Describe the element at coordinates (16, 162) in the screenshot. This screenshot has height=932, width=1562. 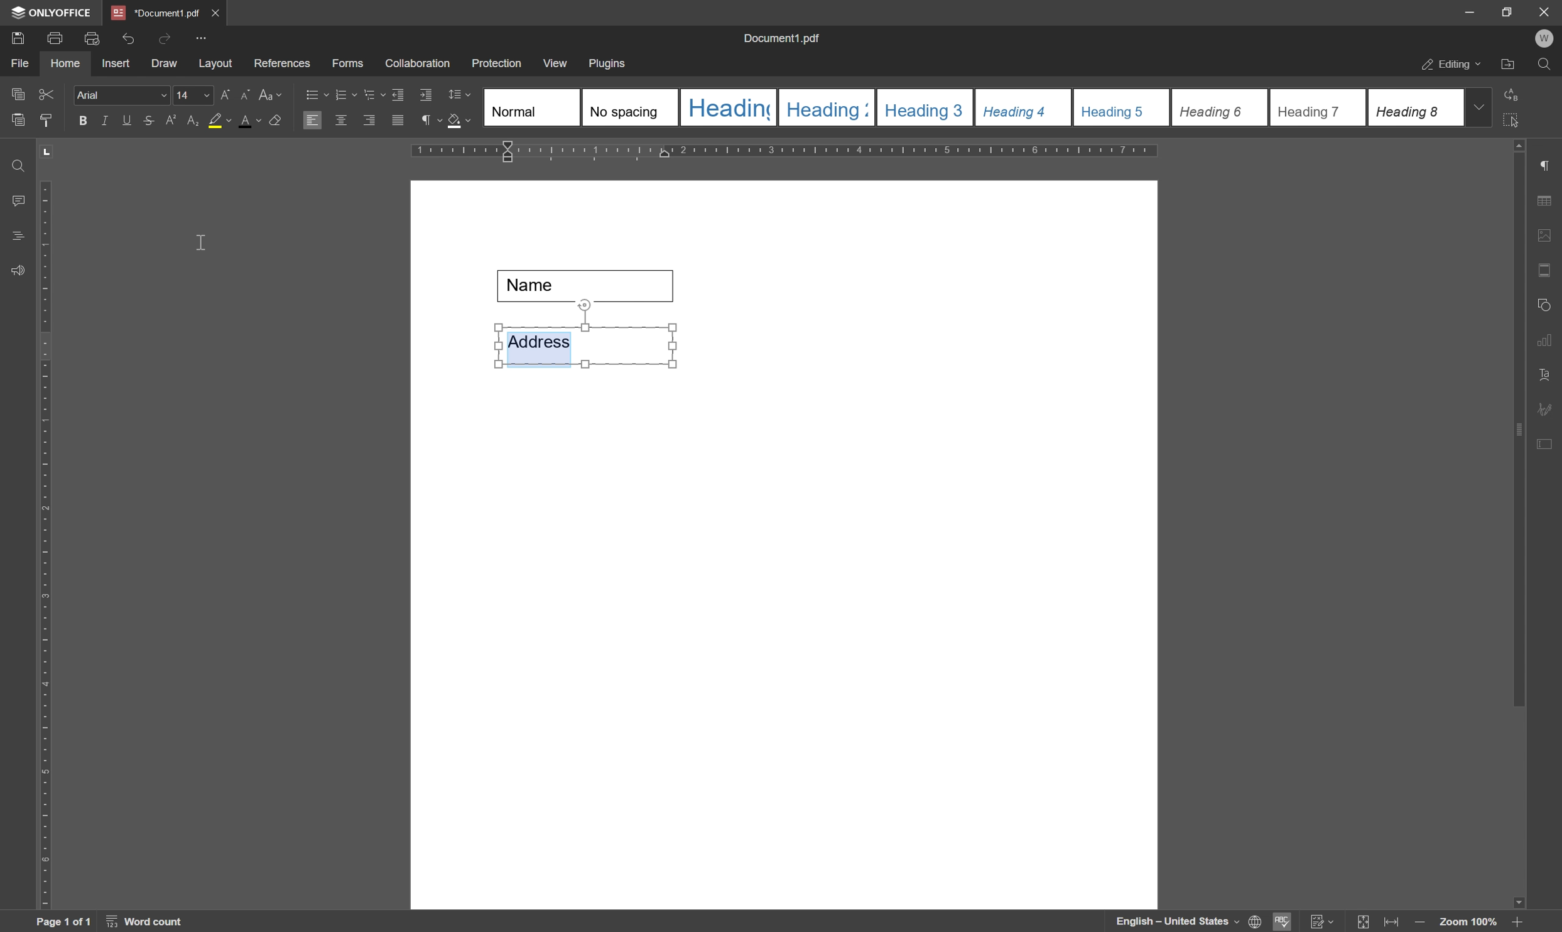
I see `find` at that location.